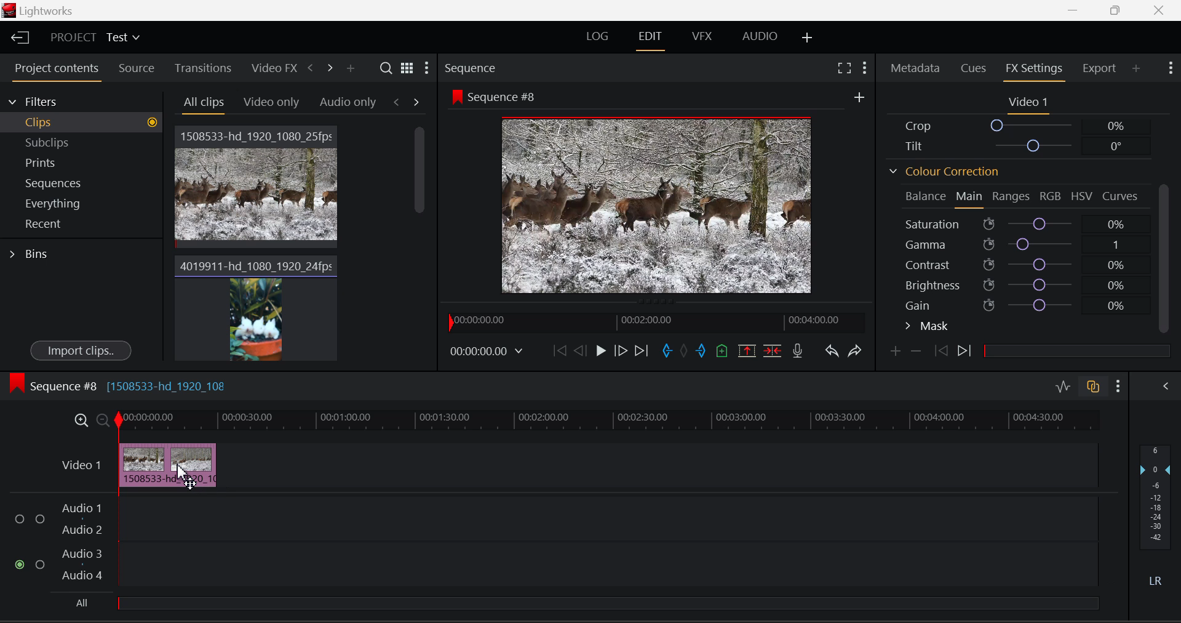 Image resolution: width=1181 pixels, height=623 pixels. What do you see at coordinates (1169, 388) in the screenshot?
I see `Show Audio Mix` at bounding box center [1169, 388].